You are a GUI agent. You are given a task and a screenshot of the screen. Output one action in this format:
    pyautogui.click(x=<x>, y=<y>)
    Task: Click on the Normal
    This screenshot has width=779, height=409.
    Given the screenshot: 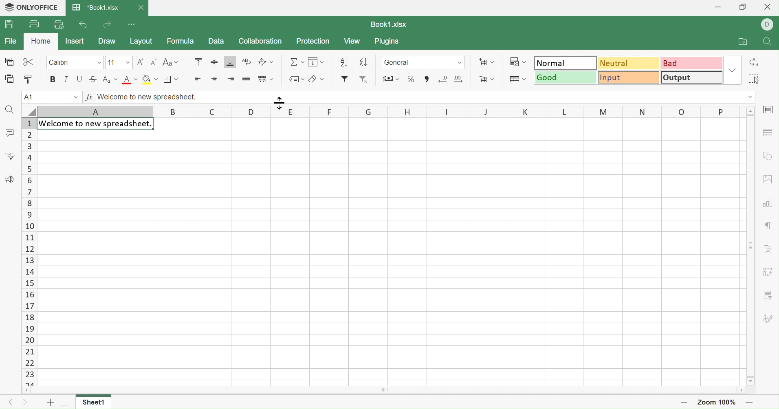 What is the action you would take?
    pyautogui.click(x=566, y=63)
    